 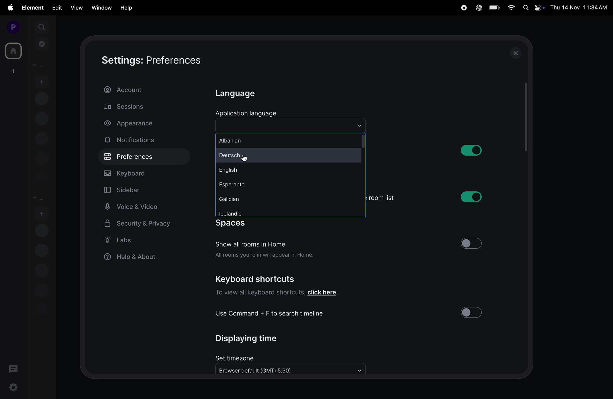 I want to click on albaninan, so click(x=290, y=141).